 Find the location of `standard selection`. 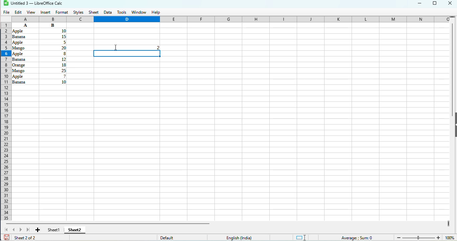

standard selection is located at coordinates (301, 238).